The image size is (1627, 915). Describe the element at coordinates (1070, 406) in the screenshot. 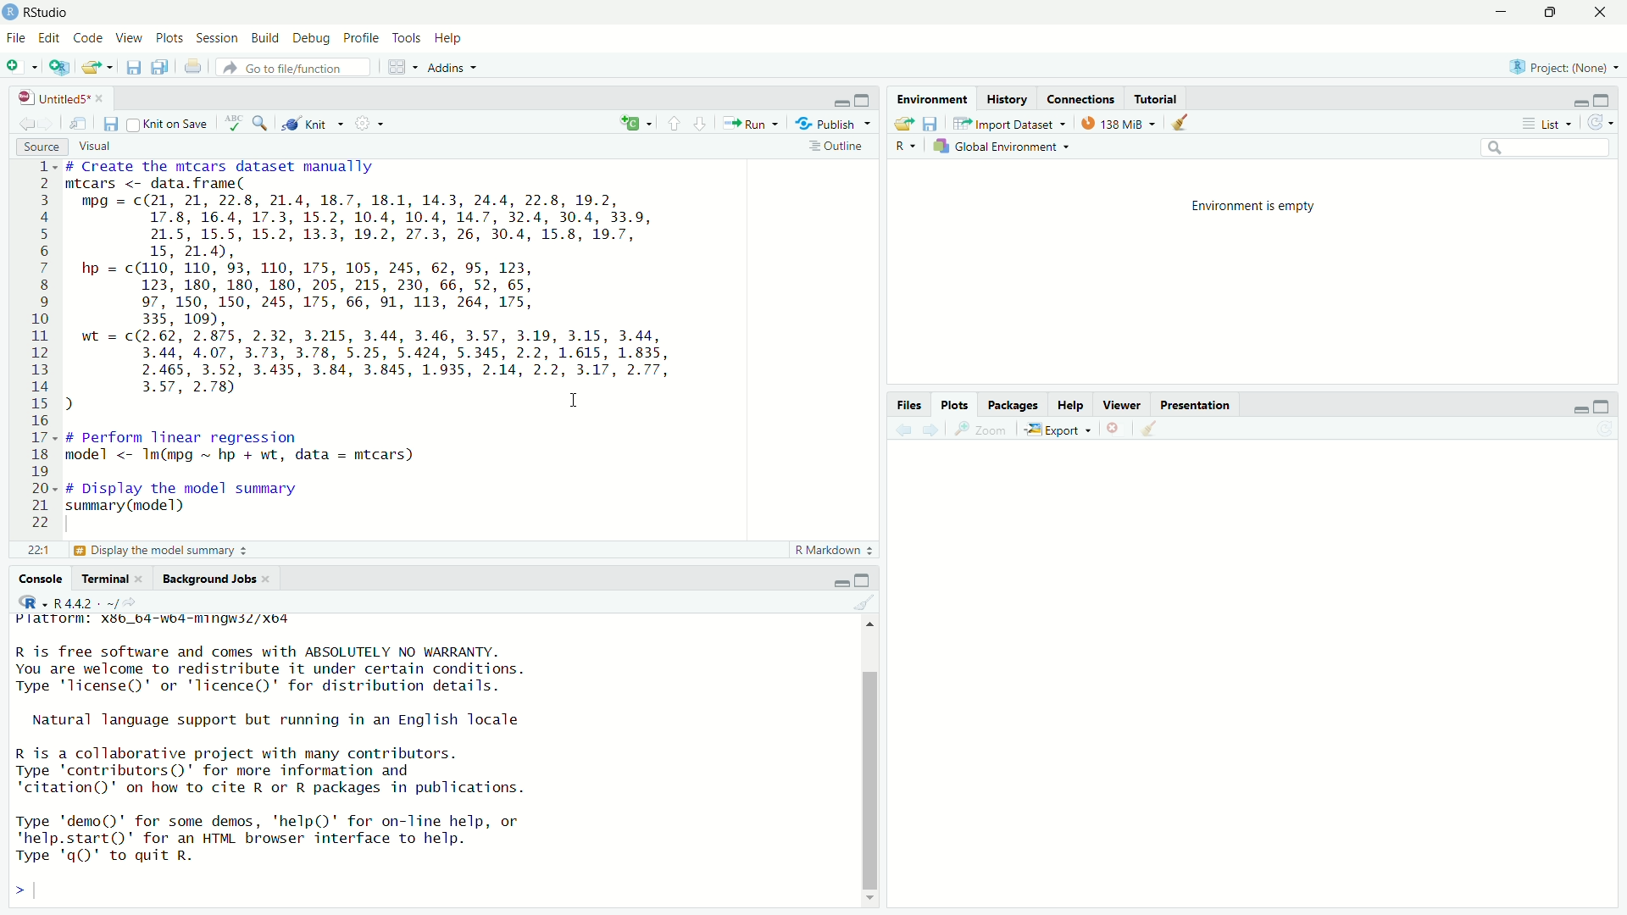

I see `Help` at that location.